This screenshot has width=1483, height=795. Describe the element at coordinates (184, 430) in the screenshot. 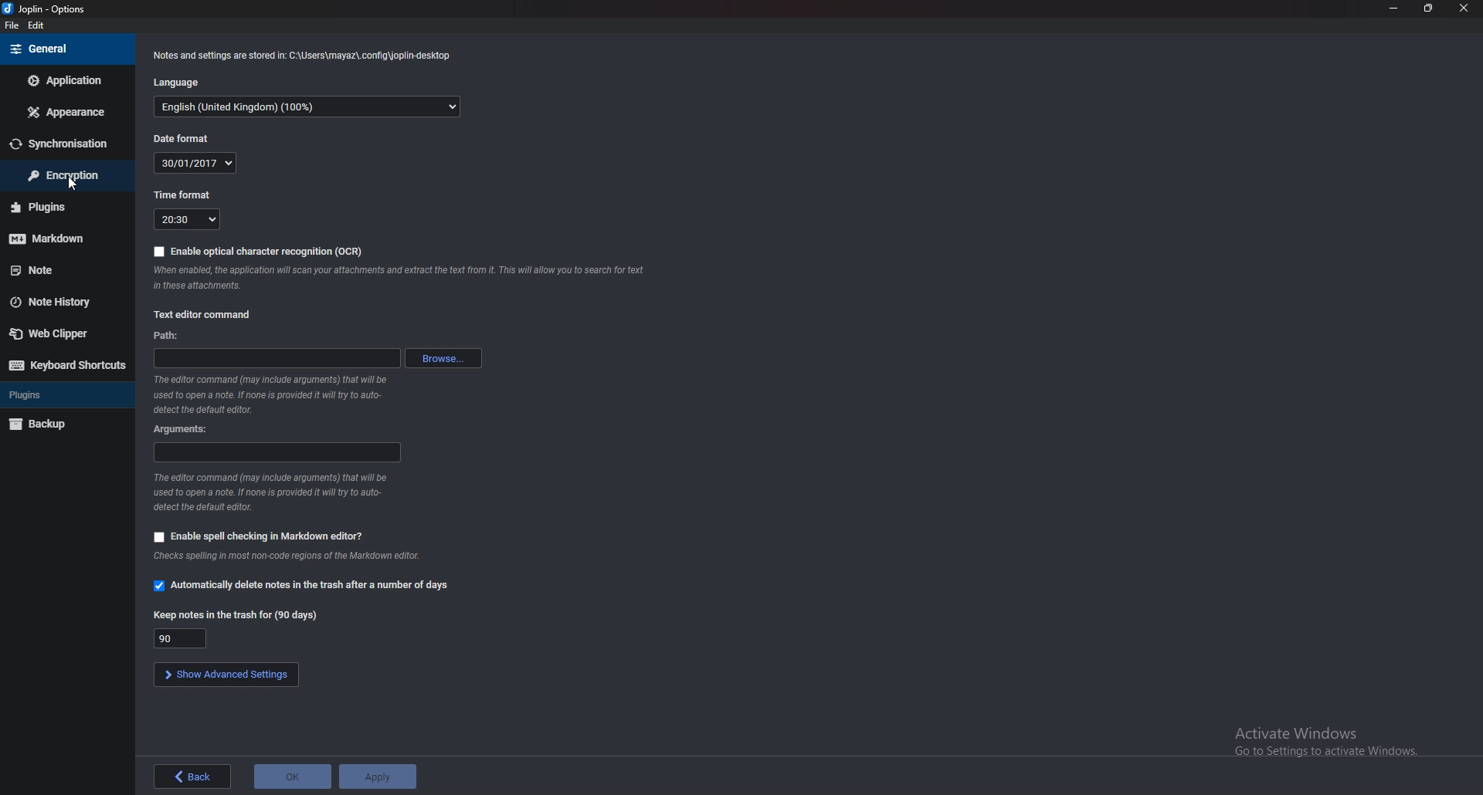

I see `arguments` at that location.